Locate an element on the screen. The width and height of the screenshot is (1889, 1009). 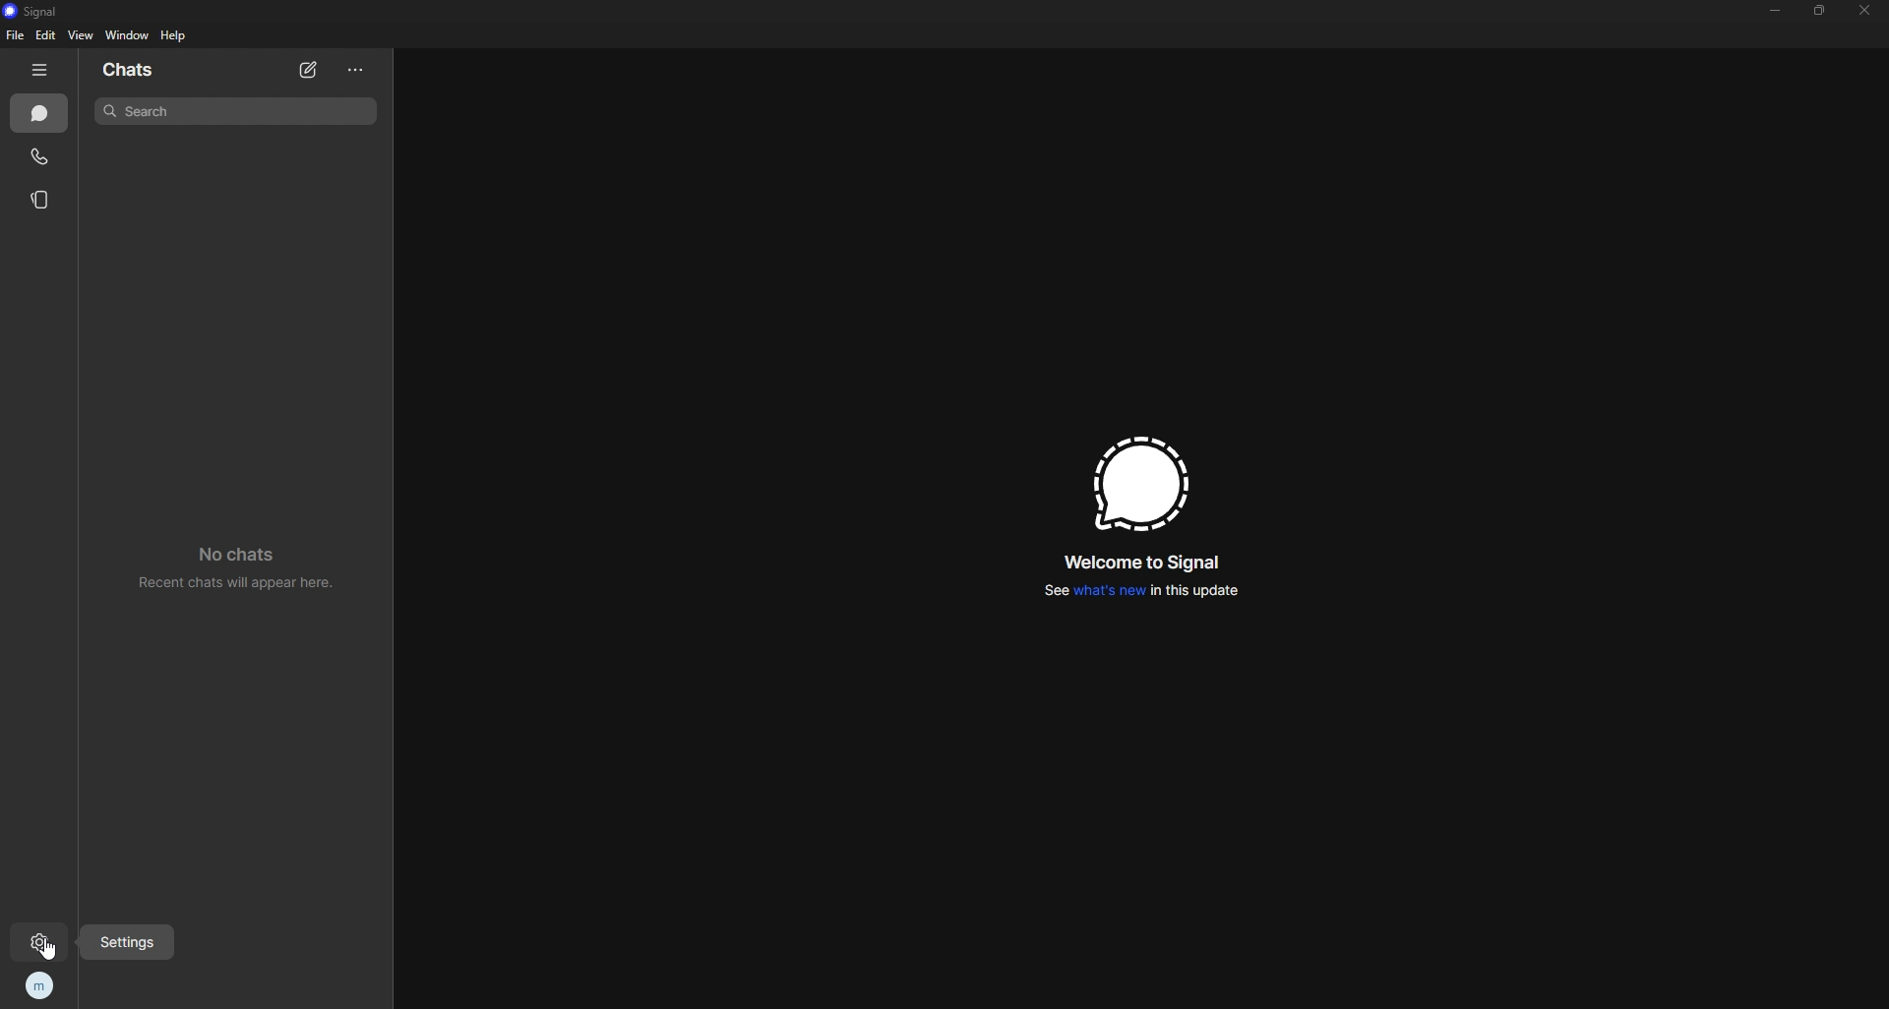
signal is located at coordinates (39, 12).